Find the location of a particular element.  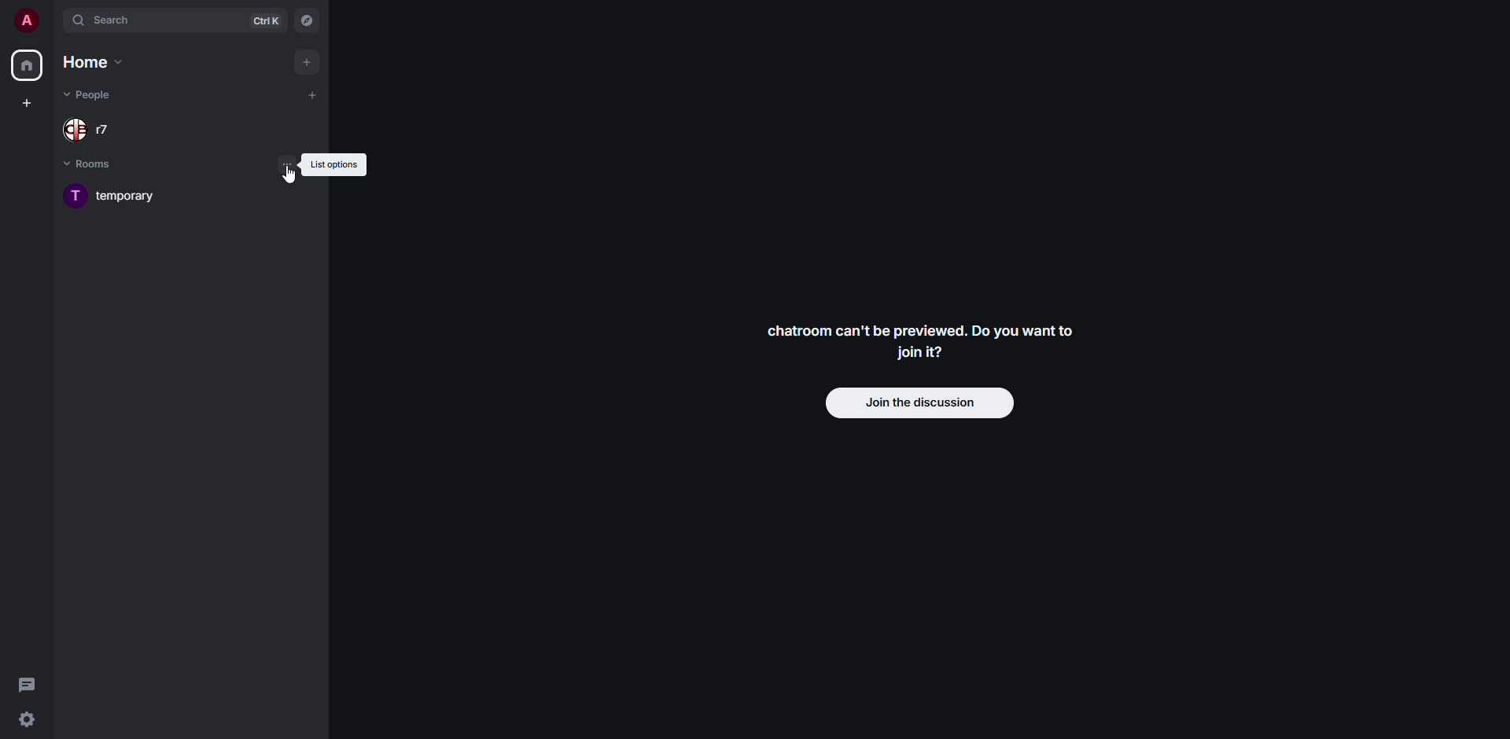

quick settings is located at coordinates (27, 719).